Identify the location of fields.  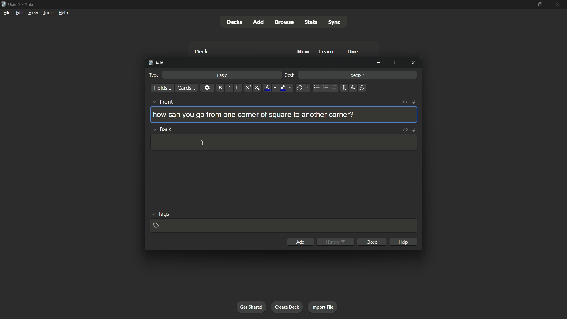
(162, 88).